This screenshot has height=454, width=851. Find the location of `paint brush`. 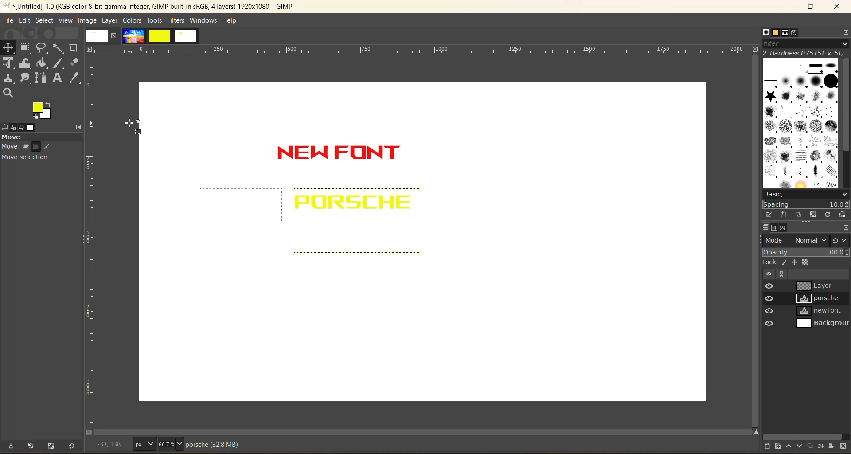

paint brush is located at coordinates (59, 64).